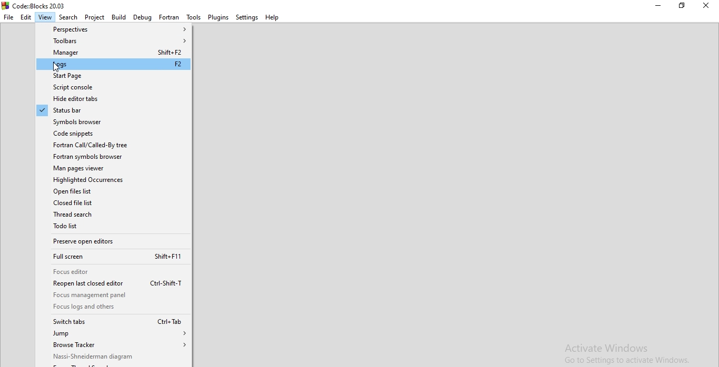  I want to click on jump, so click(114, 334).